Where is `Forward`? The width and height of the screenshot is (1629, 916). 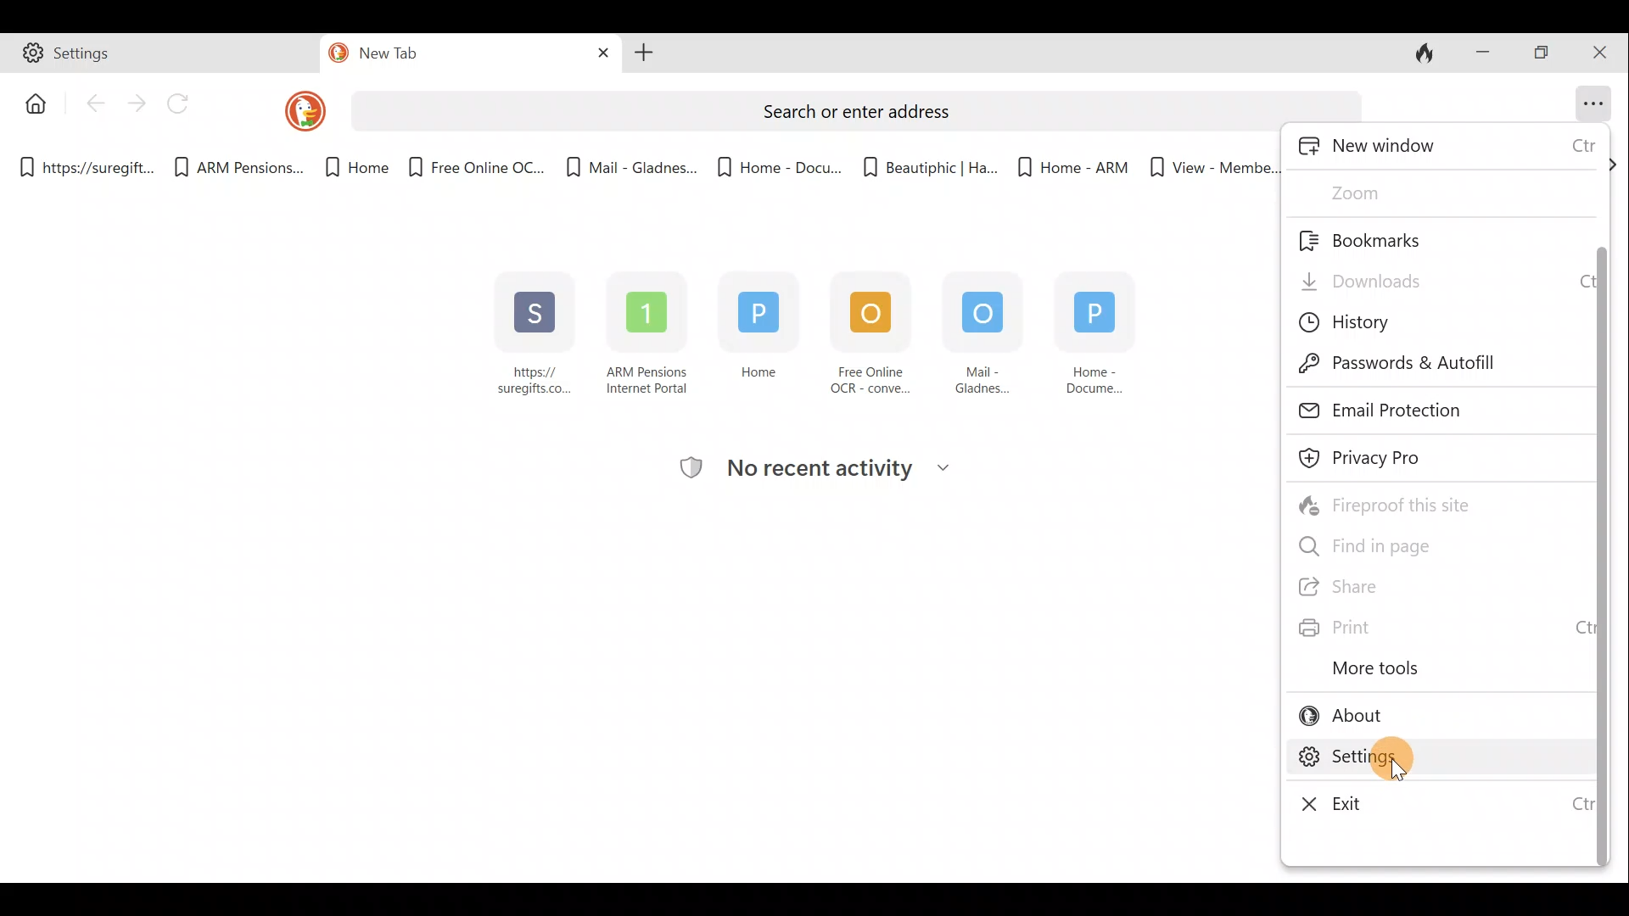
Forward is located at coordinates (135, 104).